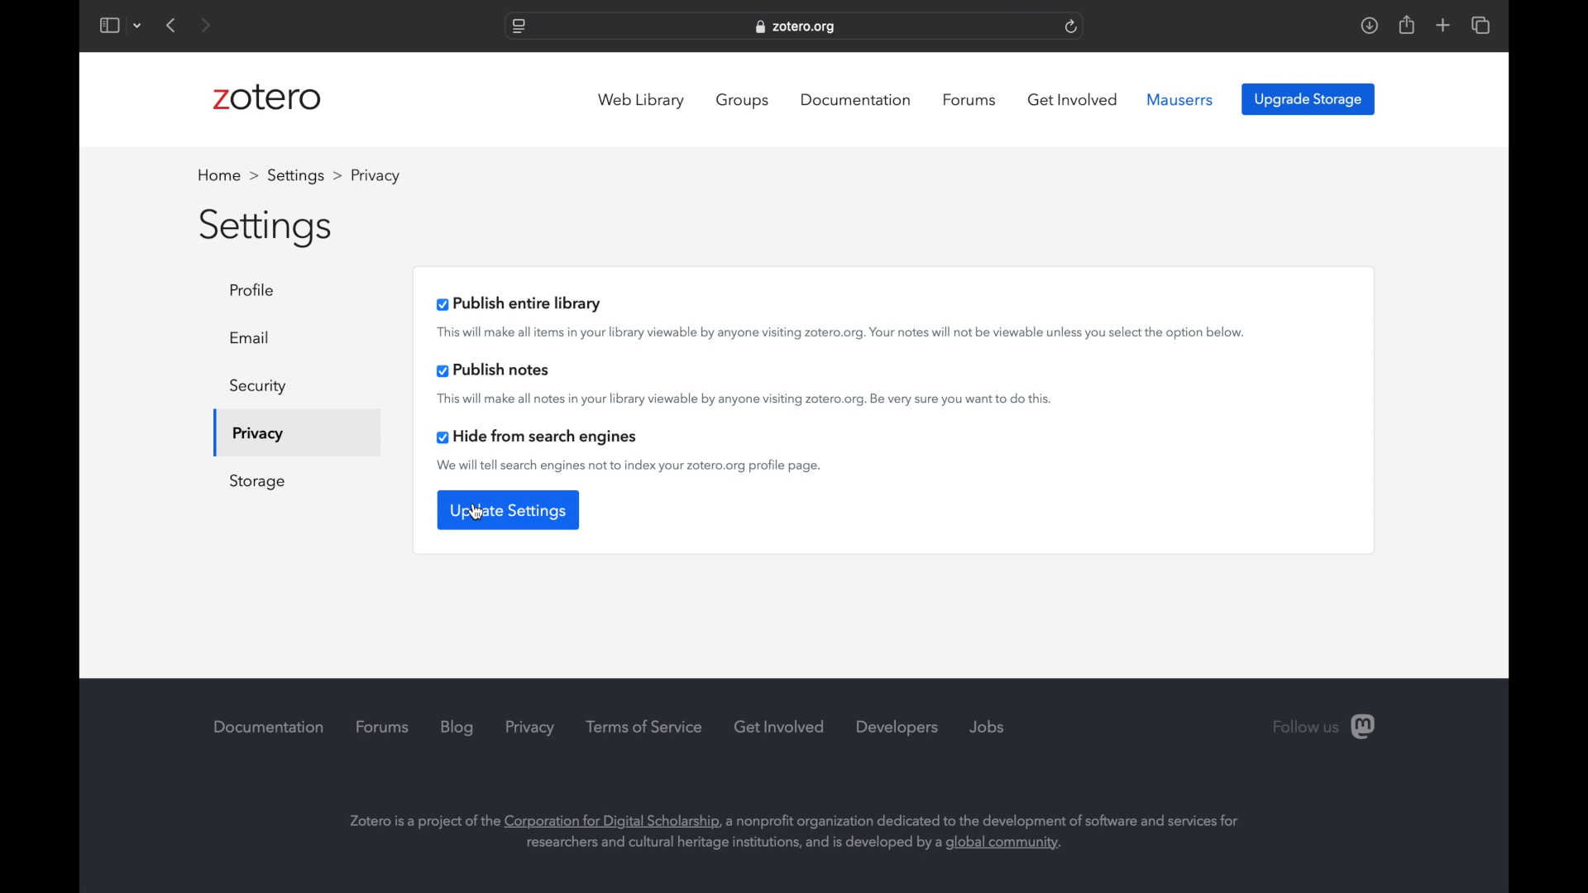  Describe the element at coordinates (630, 466) in the screenshot. I see `we will tell search engines not to index your zotero.org profile page` at that location.